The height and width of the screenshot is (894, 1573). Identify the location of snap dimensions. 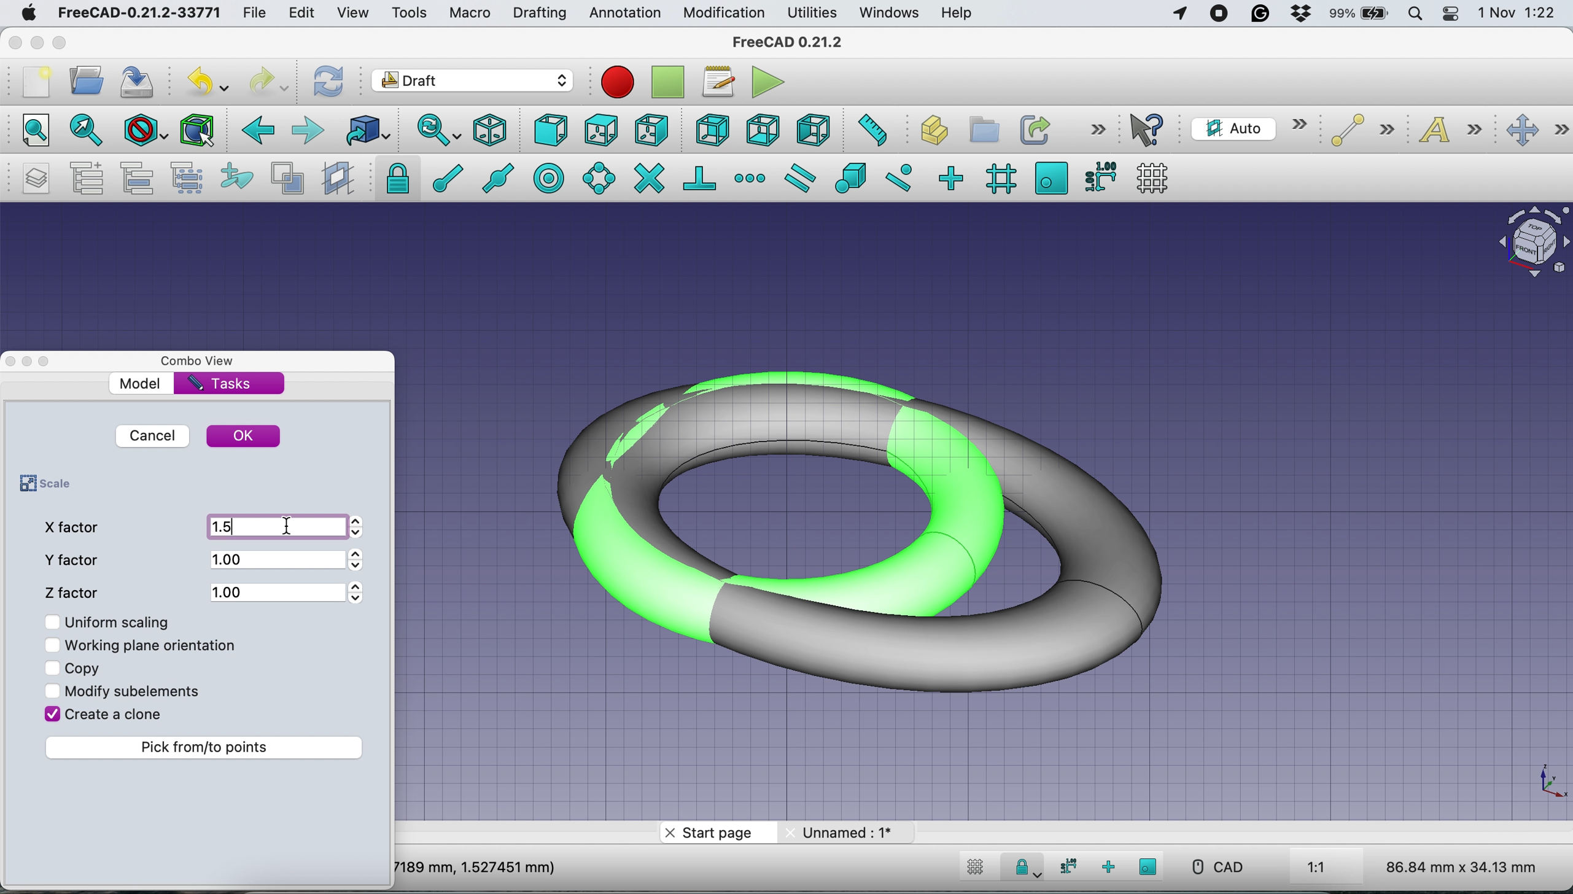
(1066, 866).